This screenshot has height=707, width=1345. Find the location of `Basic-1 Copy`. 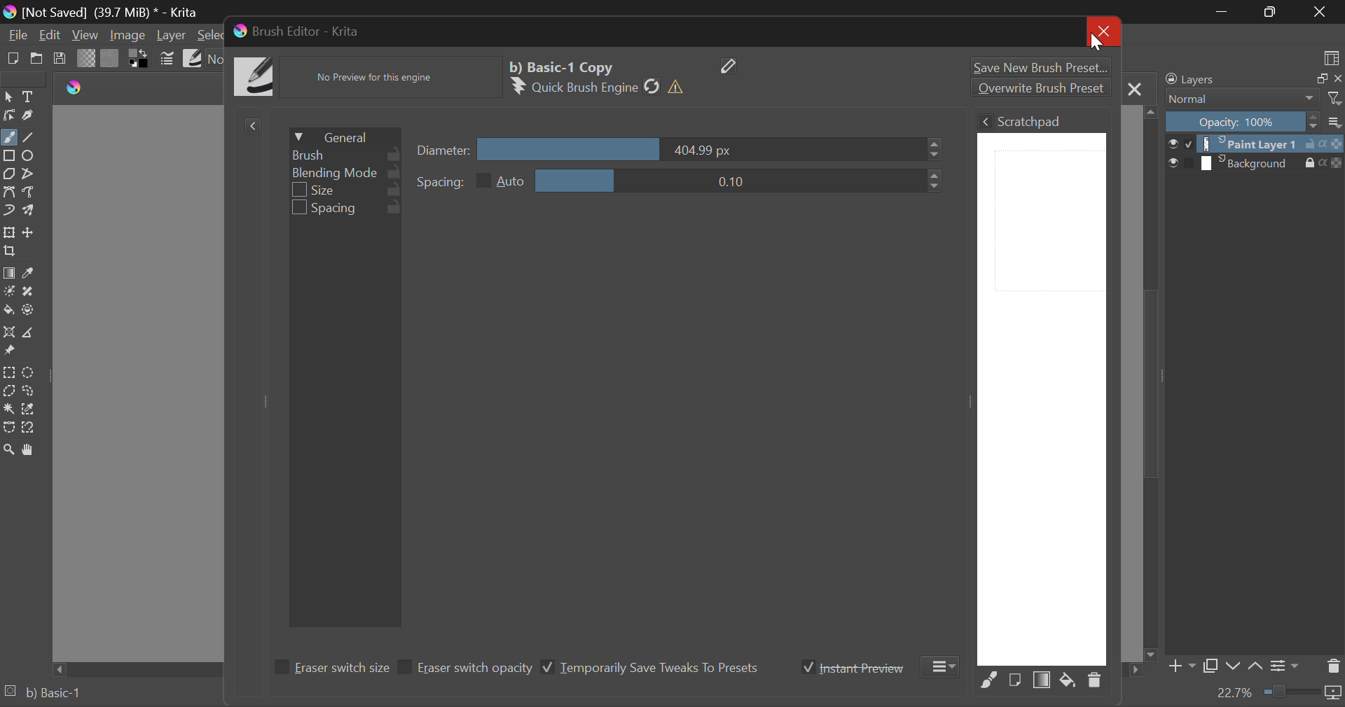

Basic-1 Copy is located at coordinates (579, 66).